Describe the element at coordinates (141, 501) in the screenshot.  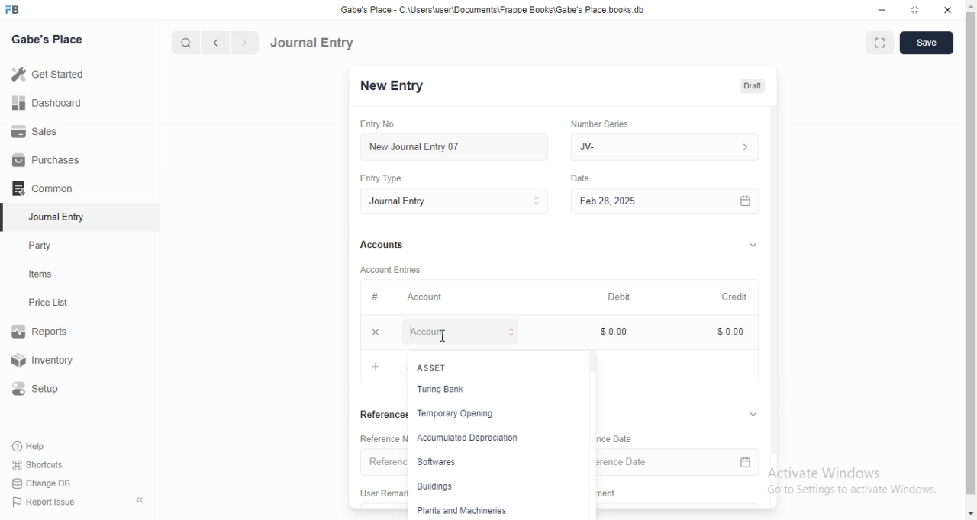
I see `«` at that location.